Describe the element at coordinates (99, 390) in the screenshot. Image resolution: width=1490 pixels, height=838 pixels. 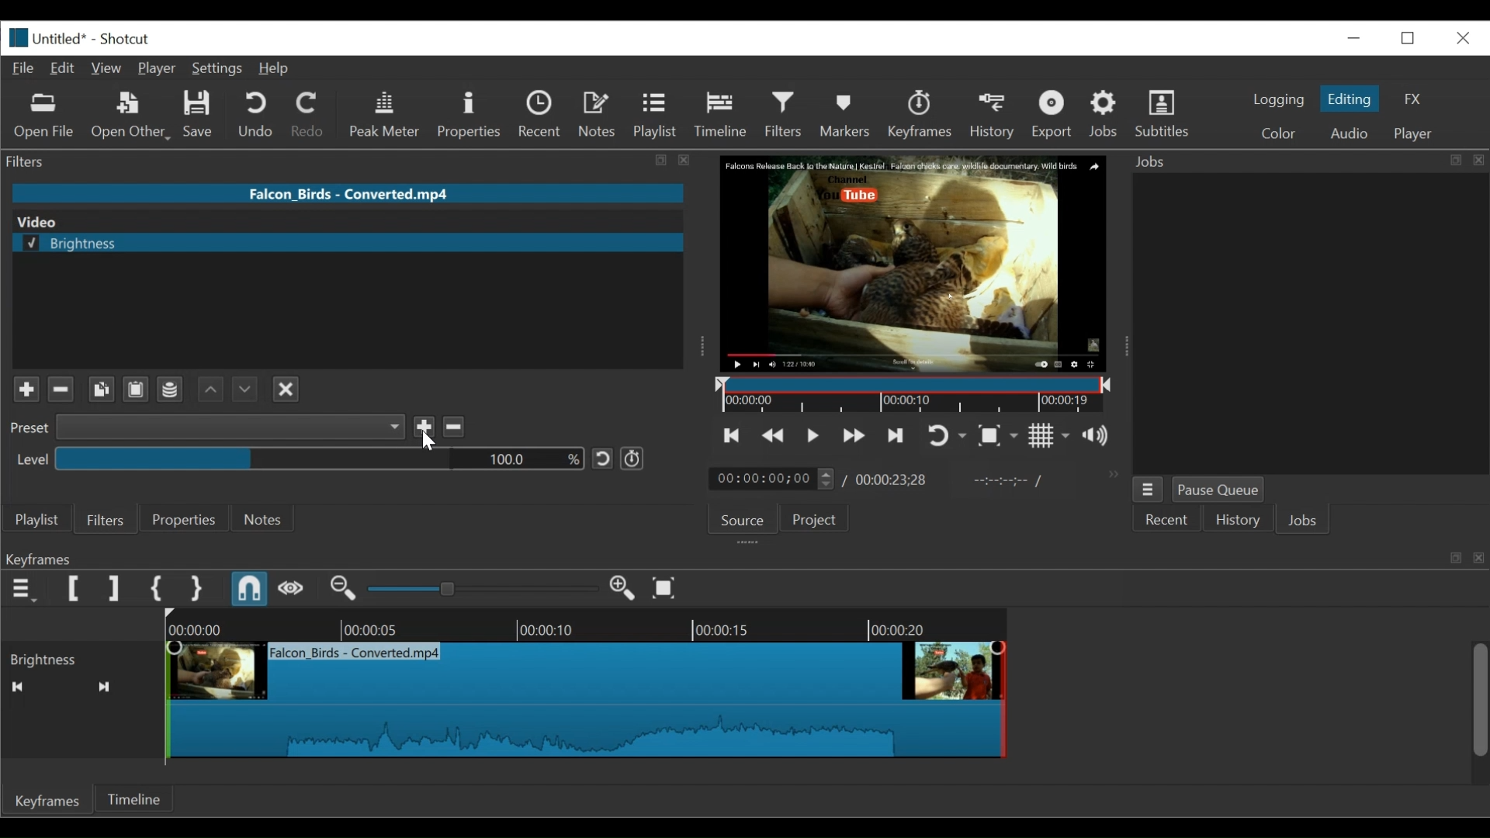
I see `Copy` at that location.